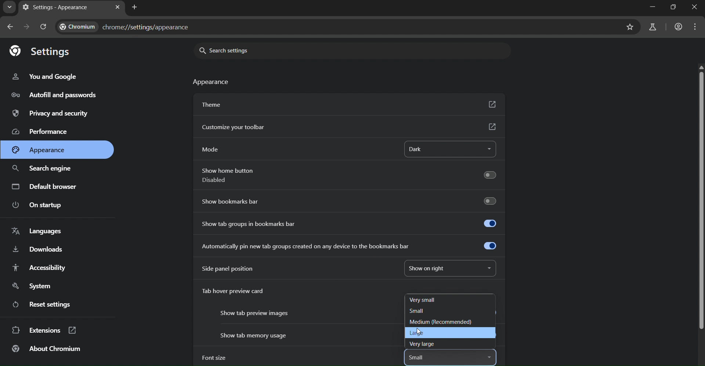 The width and height of the screenshot is (705, 366). What do you see at coordinates (44, 170) in the screenshot?
I see `search engine` at bounding box center [44, 170].